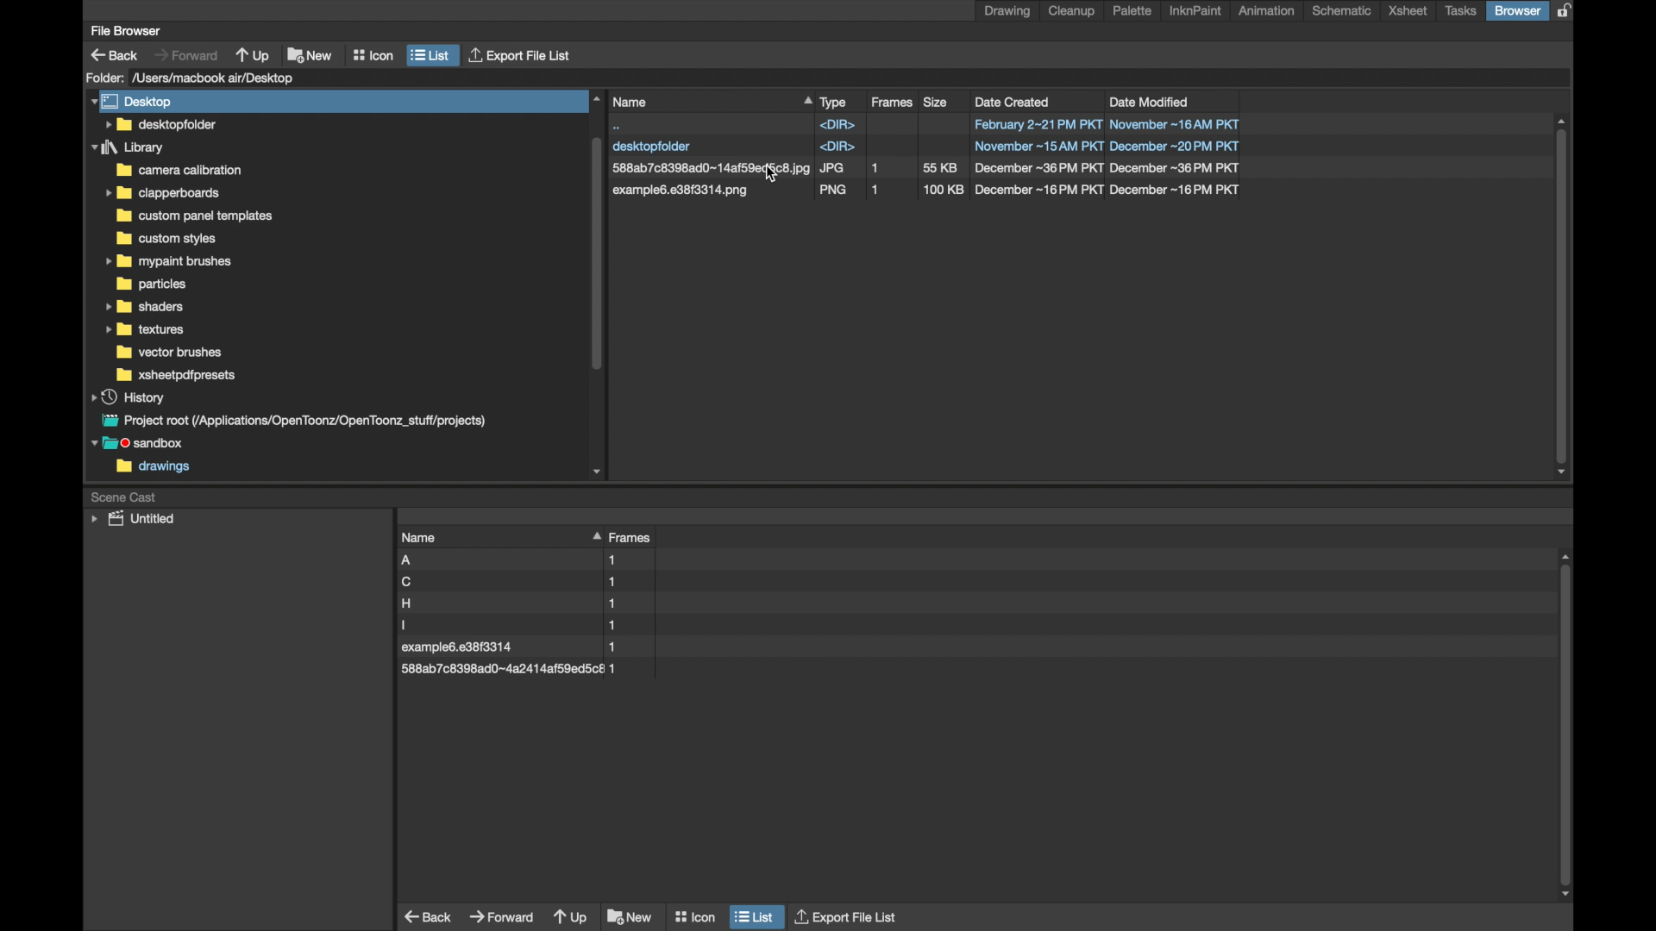 This screenshot has width=1656, height=931. Describe the element at coordinates (291, 421) in the screenshot. I see `project` at that location.